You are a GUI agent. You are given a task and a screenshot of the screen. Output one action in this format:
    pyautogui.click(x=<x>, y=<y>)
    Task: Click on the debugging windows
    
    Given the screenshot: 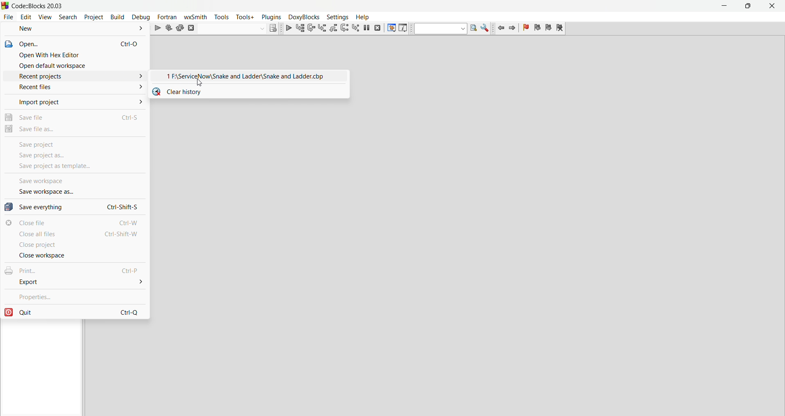 What is the action you would take?
    pyautogui.click(x=390, y=28)
    